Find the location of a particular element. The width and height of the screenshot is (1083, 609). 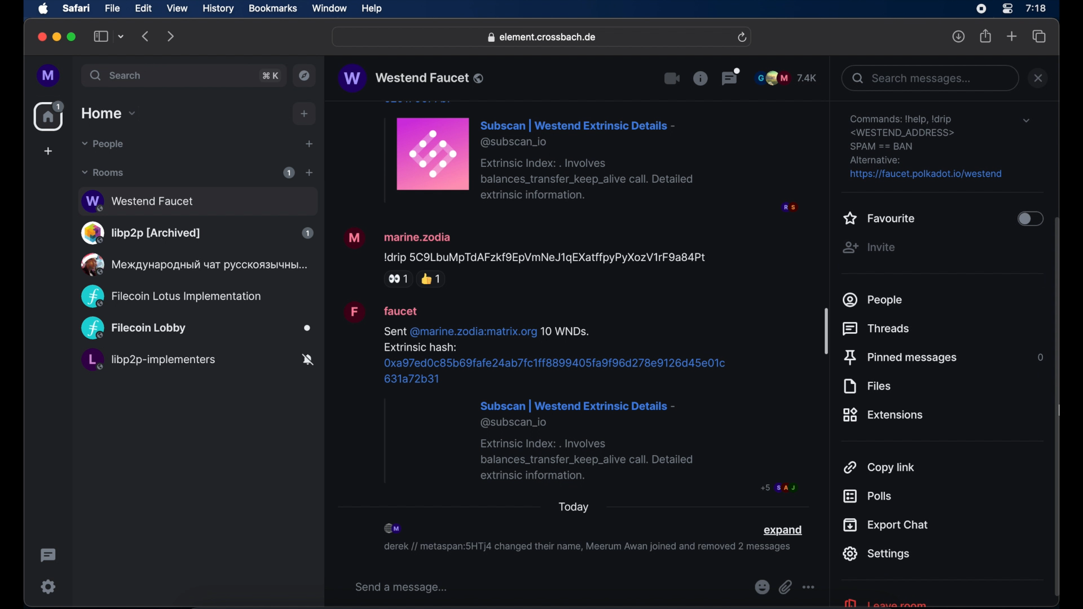

explore public rooms is located at coordinates (305, 76).